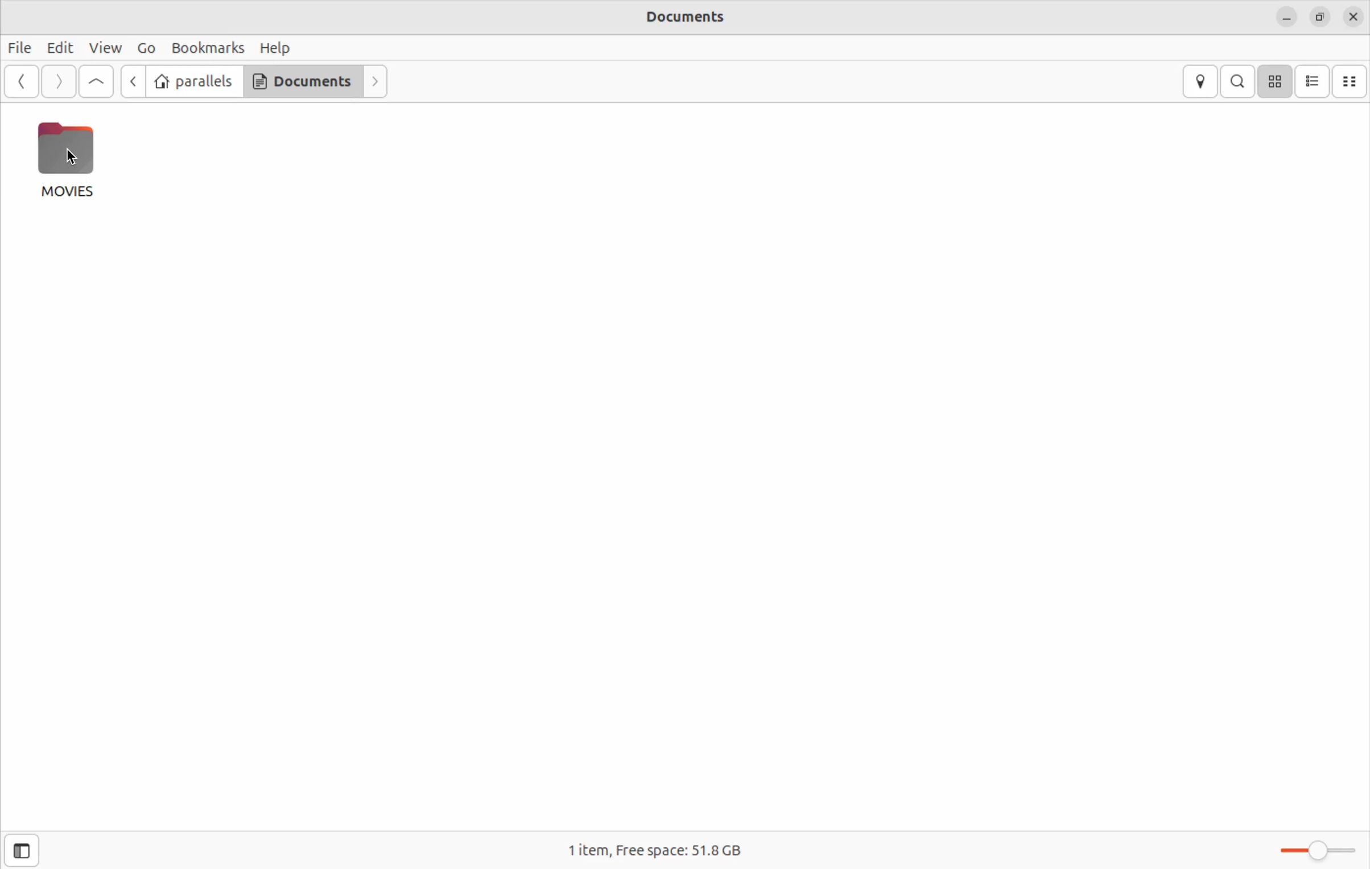 The image size is (1370, 869). Describe the element at coordinates (1322, 18) in the screenshot. I see `resize` at that location.